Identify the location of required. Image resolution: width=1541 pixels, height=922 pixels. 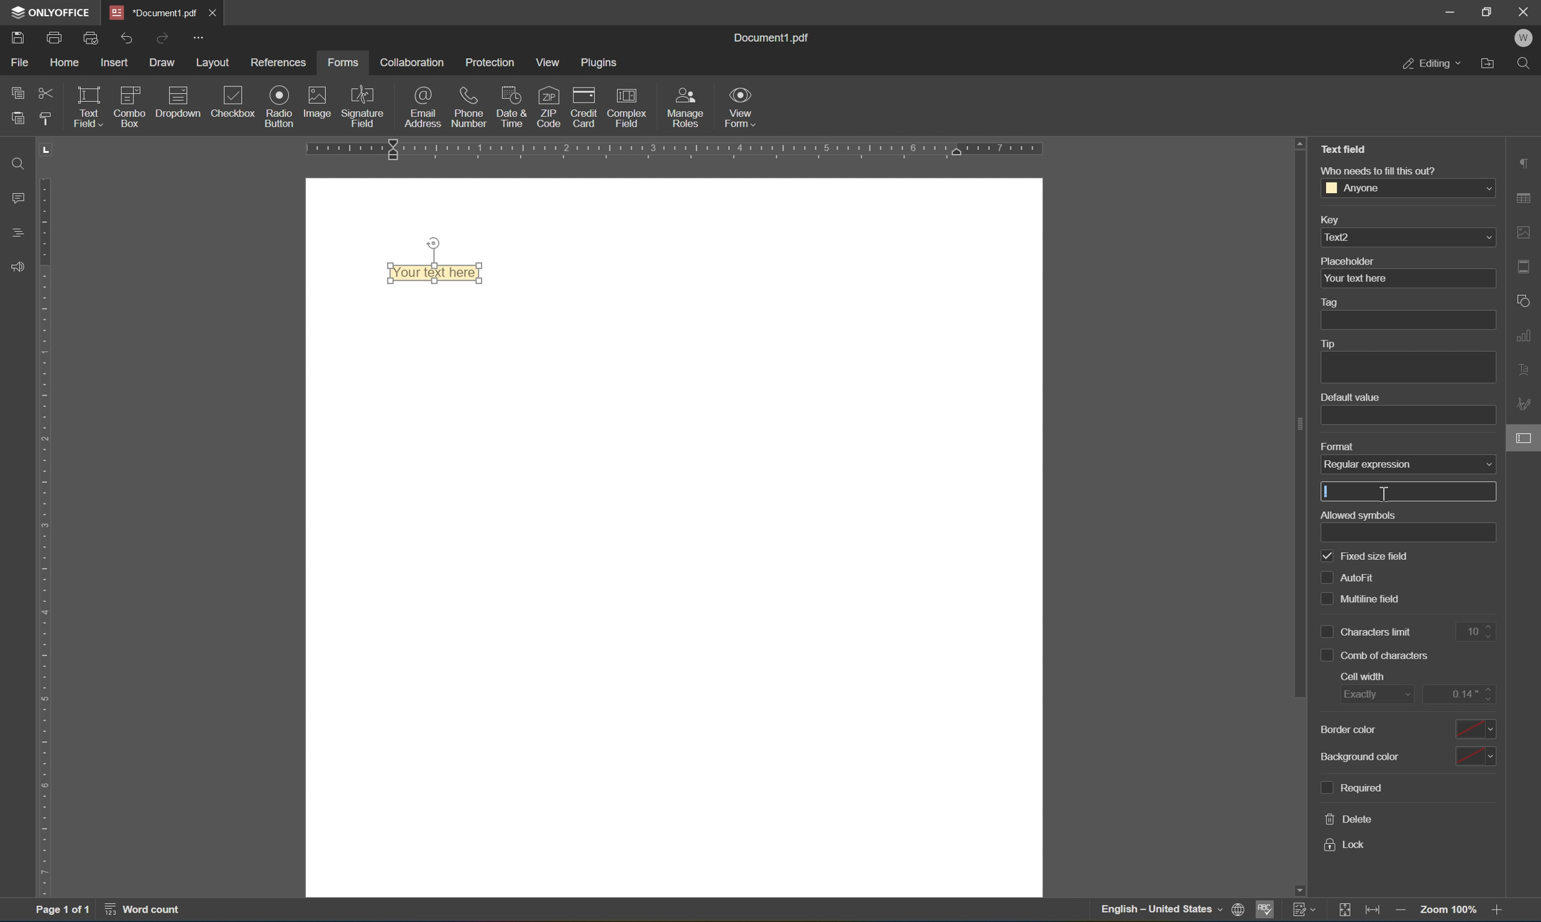
(1356, 789).